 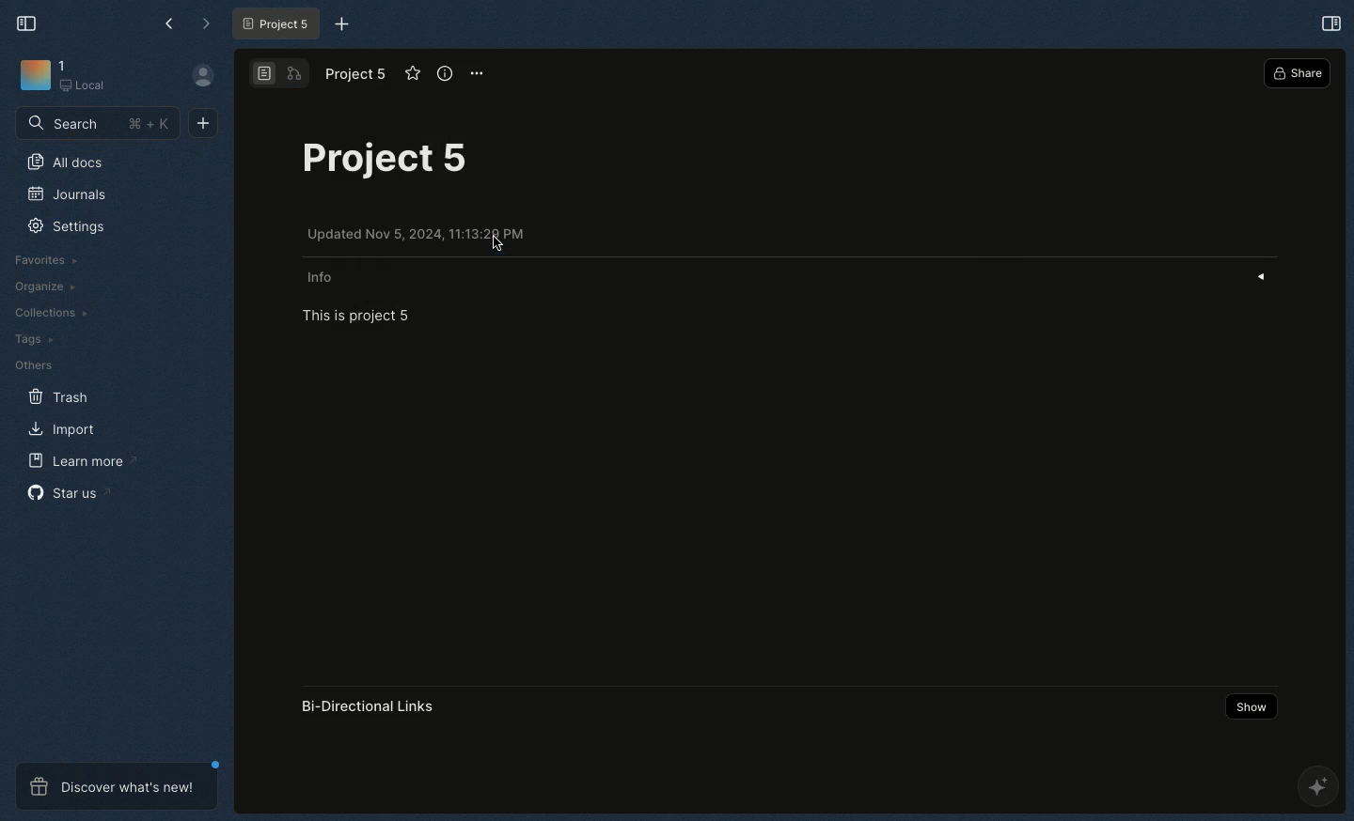 I want to click on Info, so click(x=789, y=275).